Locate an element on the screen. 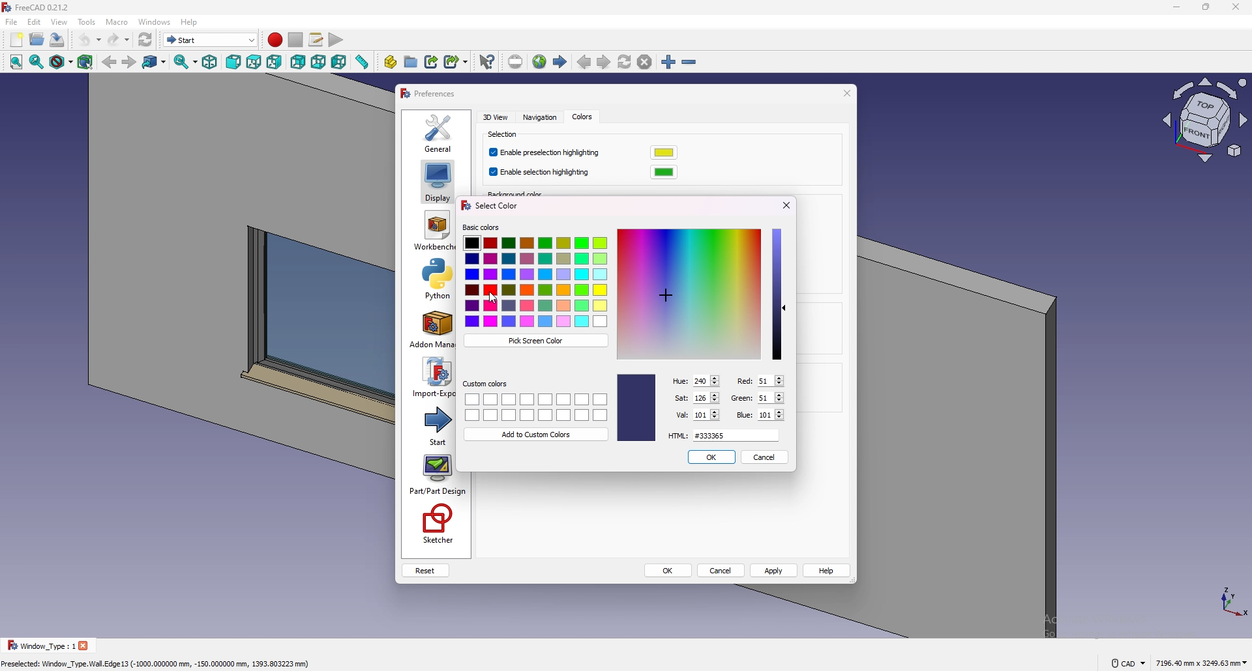 This screenshot has height=671, width=1252. exit is located at coordinates (845, 93).